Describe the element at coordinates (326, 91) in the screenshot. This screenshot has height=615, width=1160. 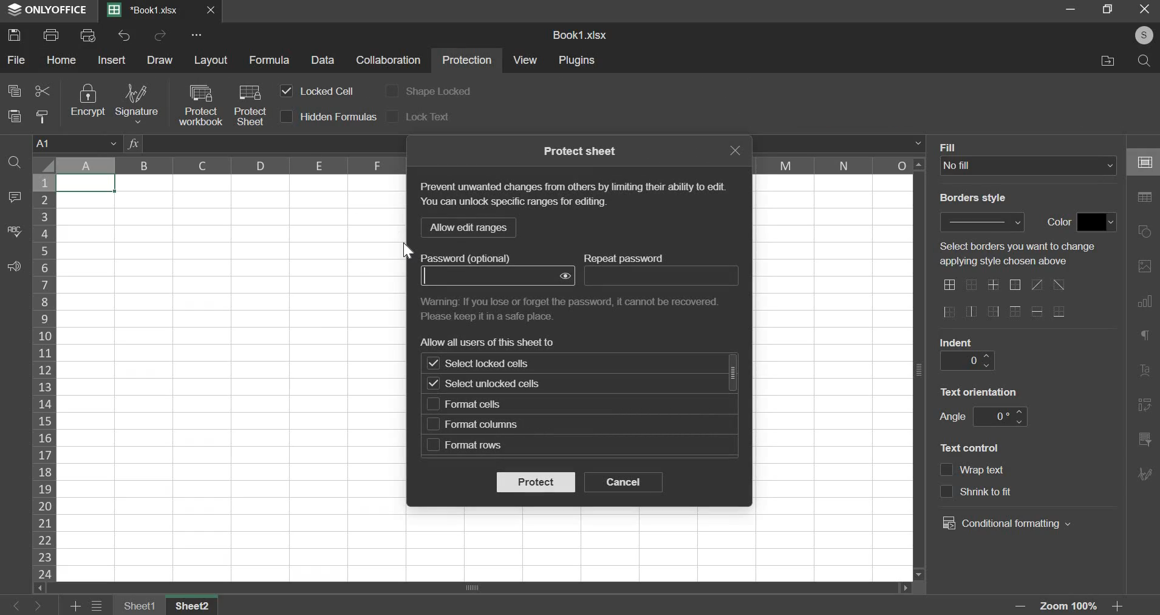
I see `locked cell` at that location.